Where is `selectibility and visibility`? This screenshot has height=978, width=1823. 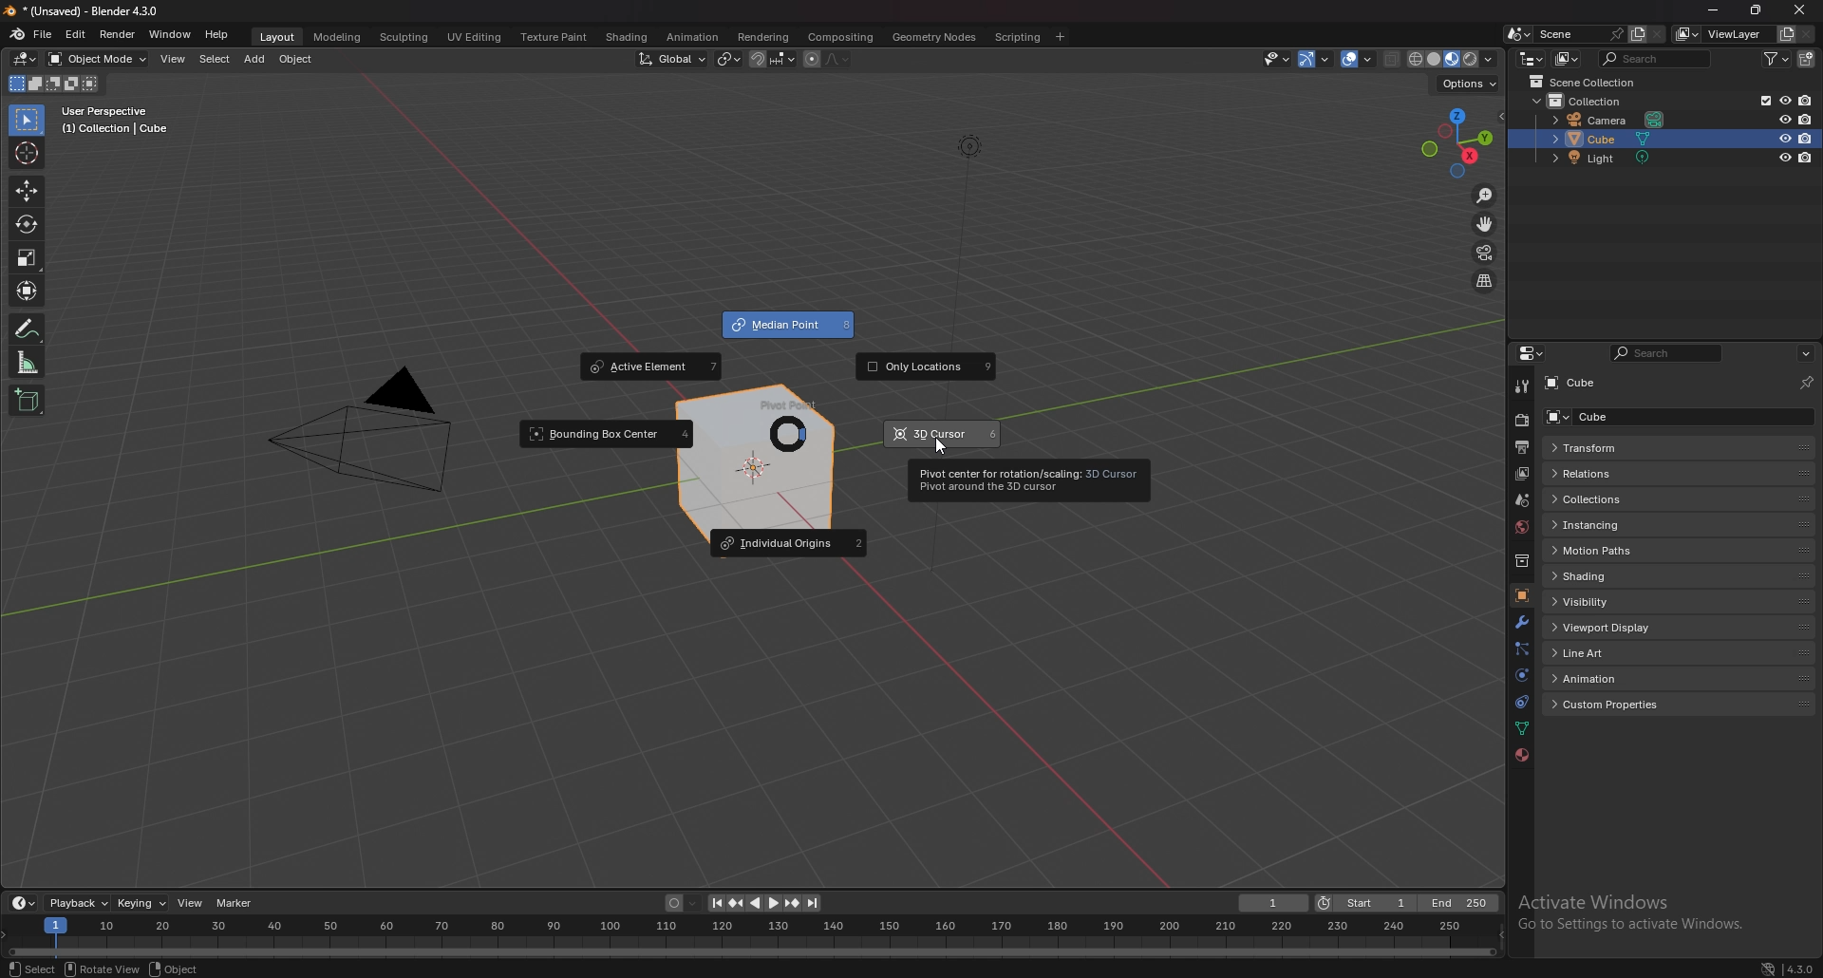
selectibility and visibility is located at coordinates (1277, 59).